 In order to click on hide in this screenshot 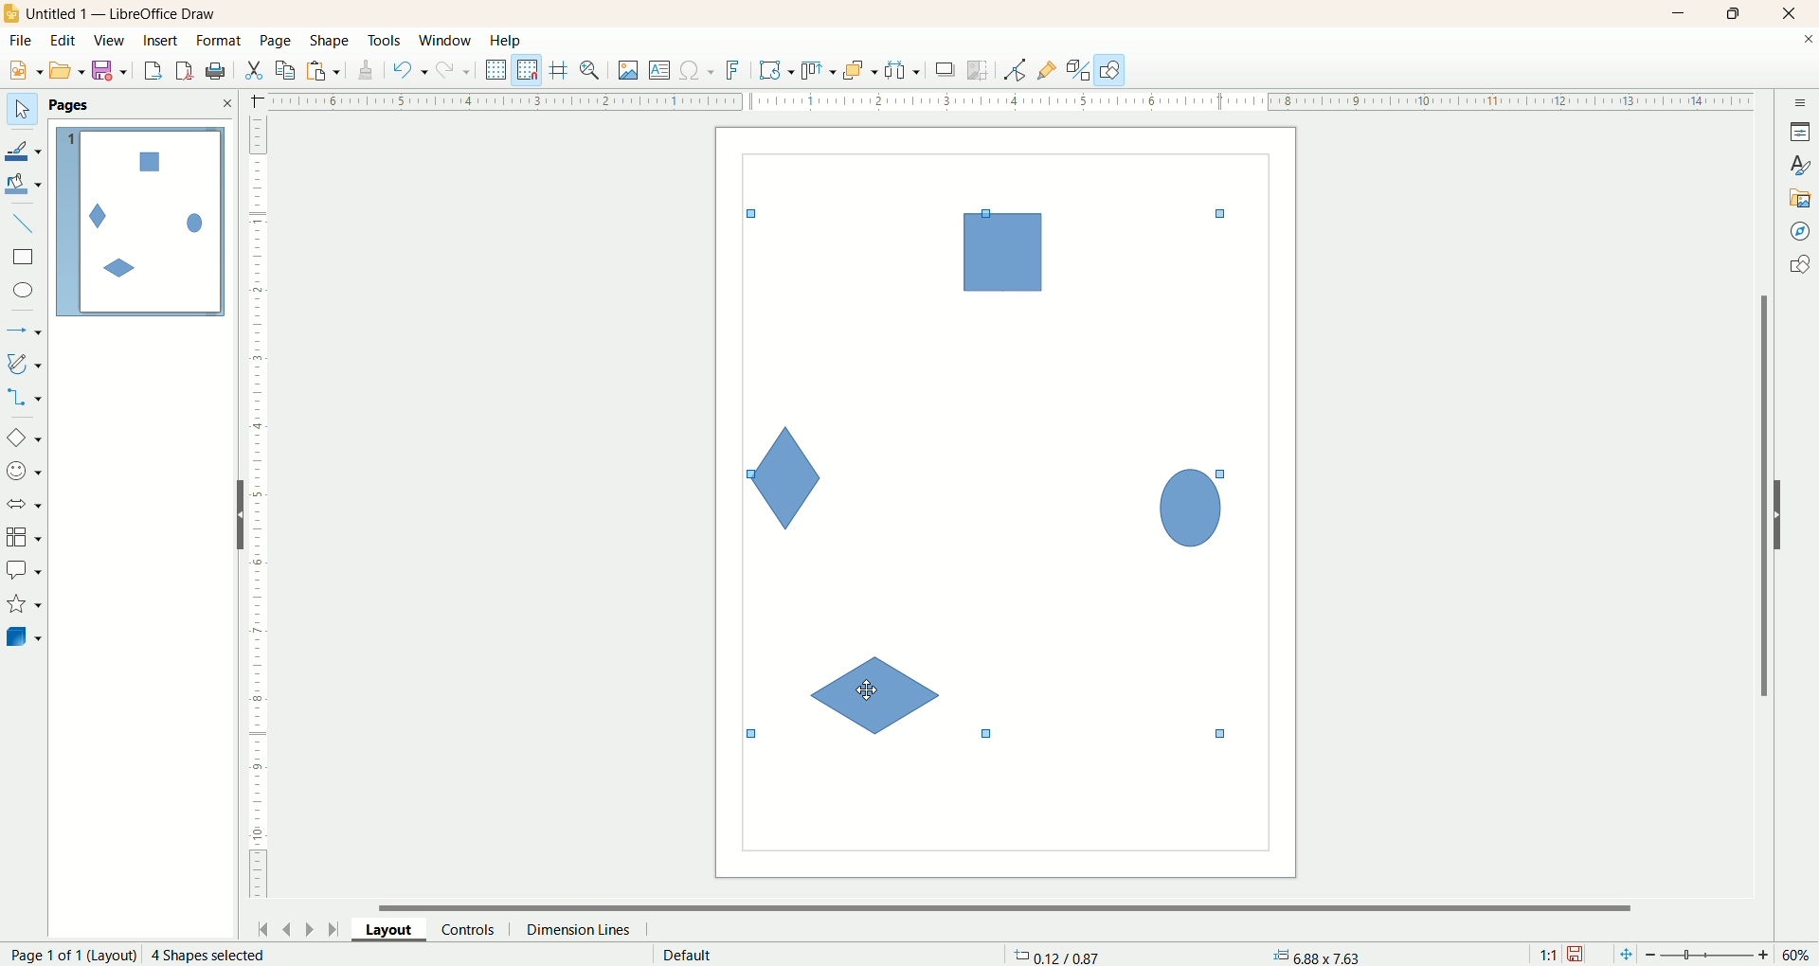, I will do `click(1788, 511)`.